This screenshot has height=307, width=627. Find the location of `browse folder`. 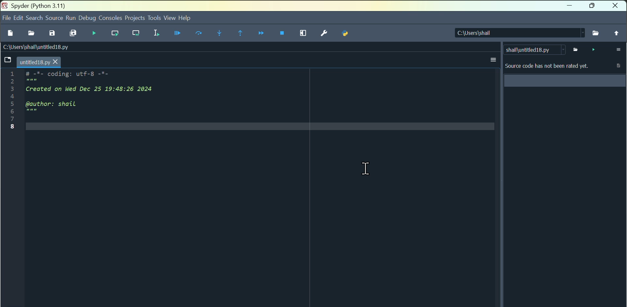

browse folder is located at coordinates (596, 33).